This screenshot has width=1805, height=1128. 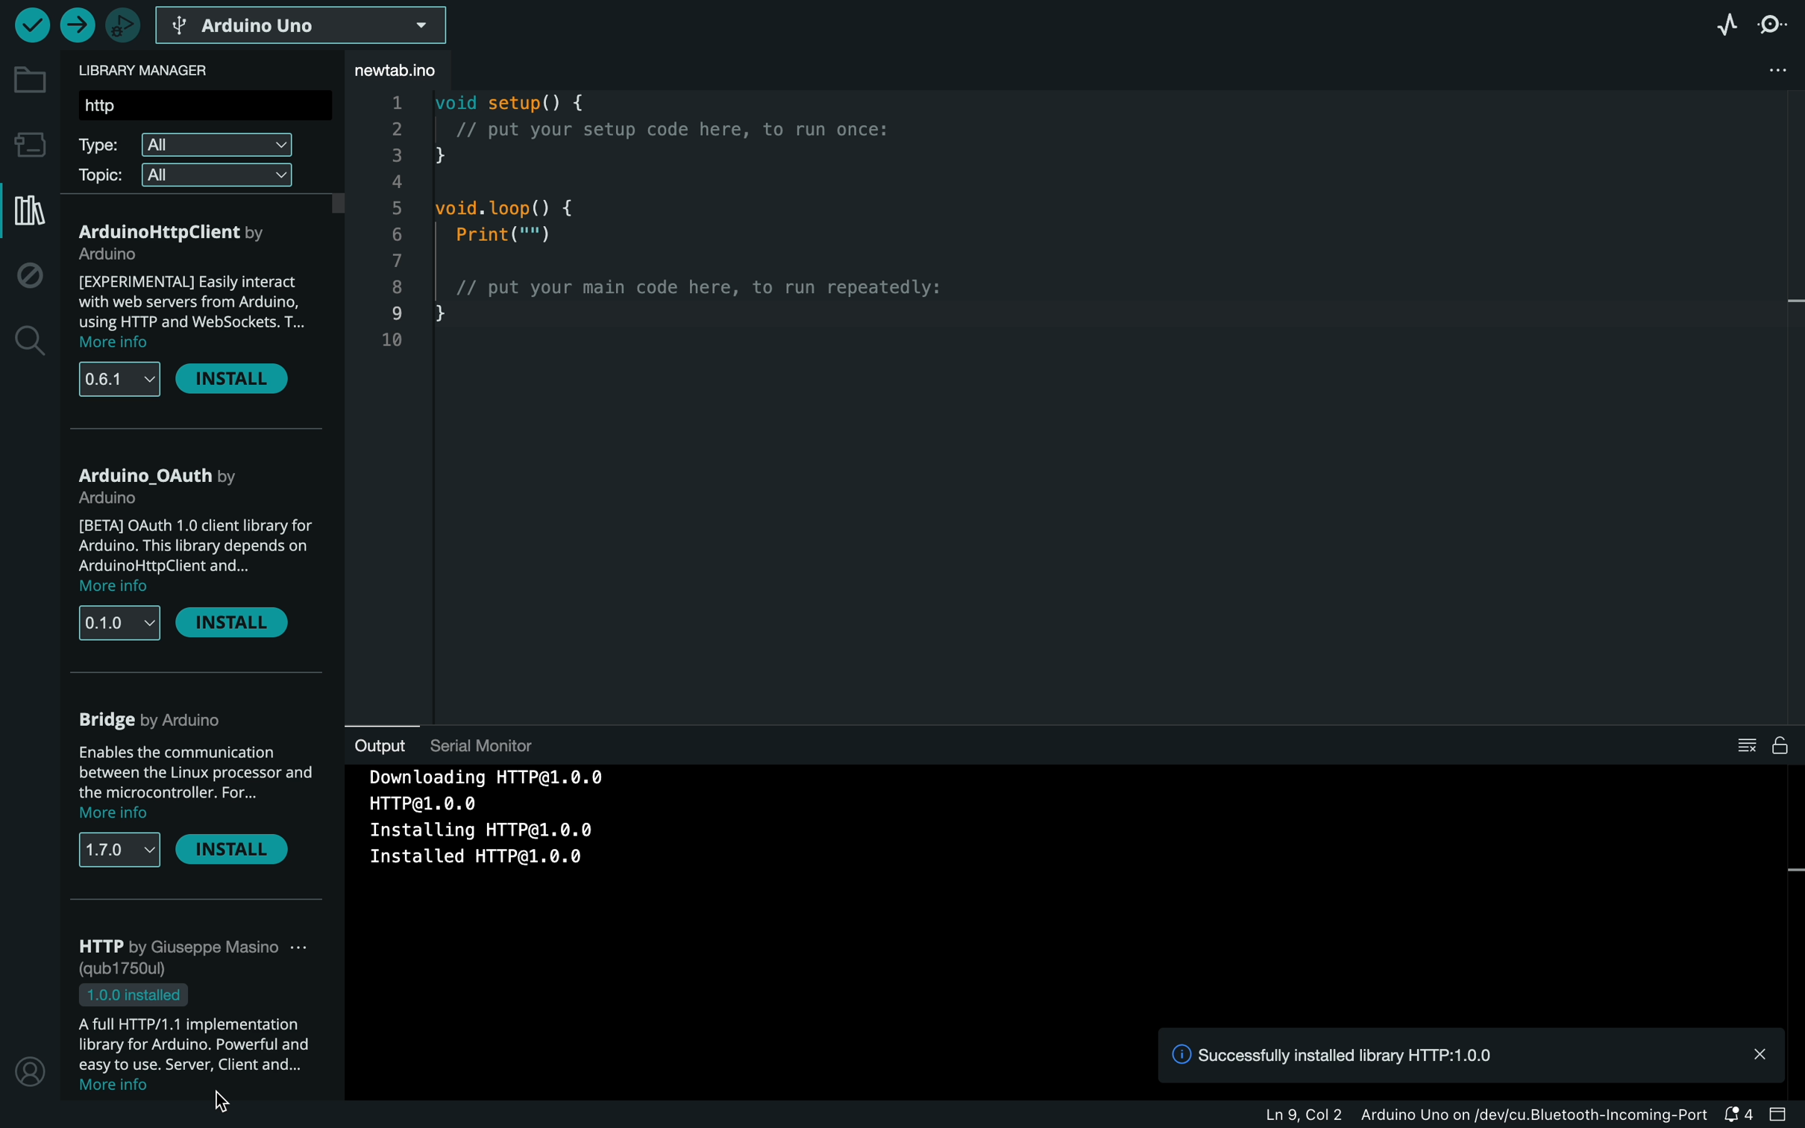 What do you see at coordinates (180, 723) in the screenshot?
I see `arduino cloud` at bounding box center [180, 723].